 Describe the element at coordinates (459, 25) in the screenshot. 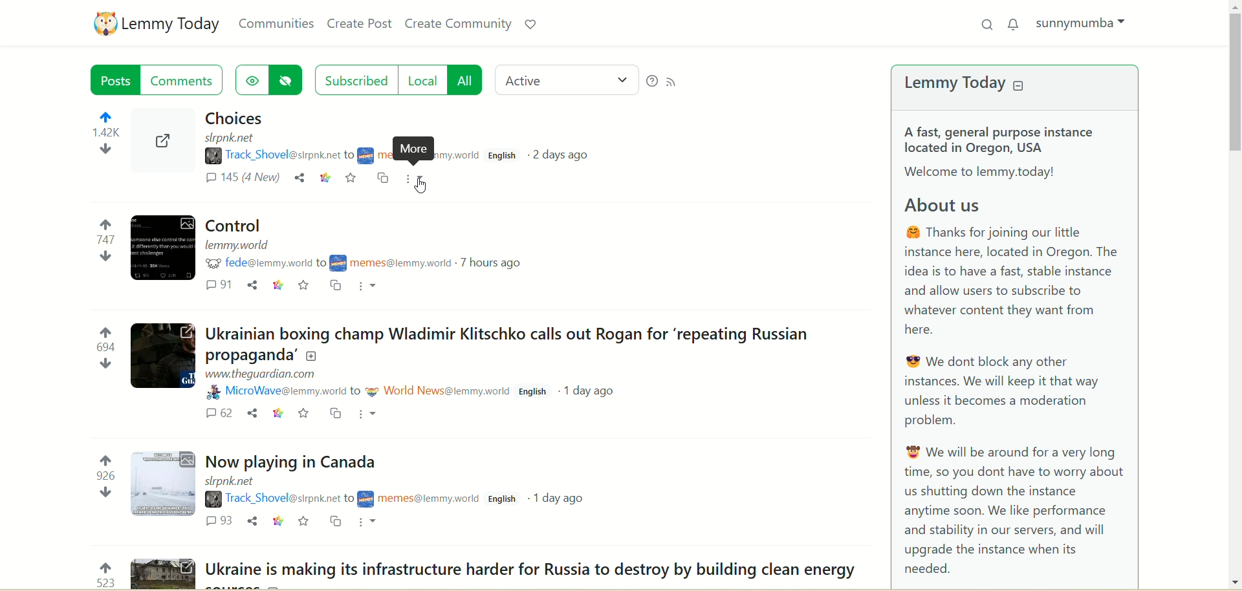

I see `create community` at that location.